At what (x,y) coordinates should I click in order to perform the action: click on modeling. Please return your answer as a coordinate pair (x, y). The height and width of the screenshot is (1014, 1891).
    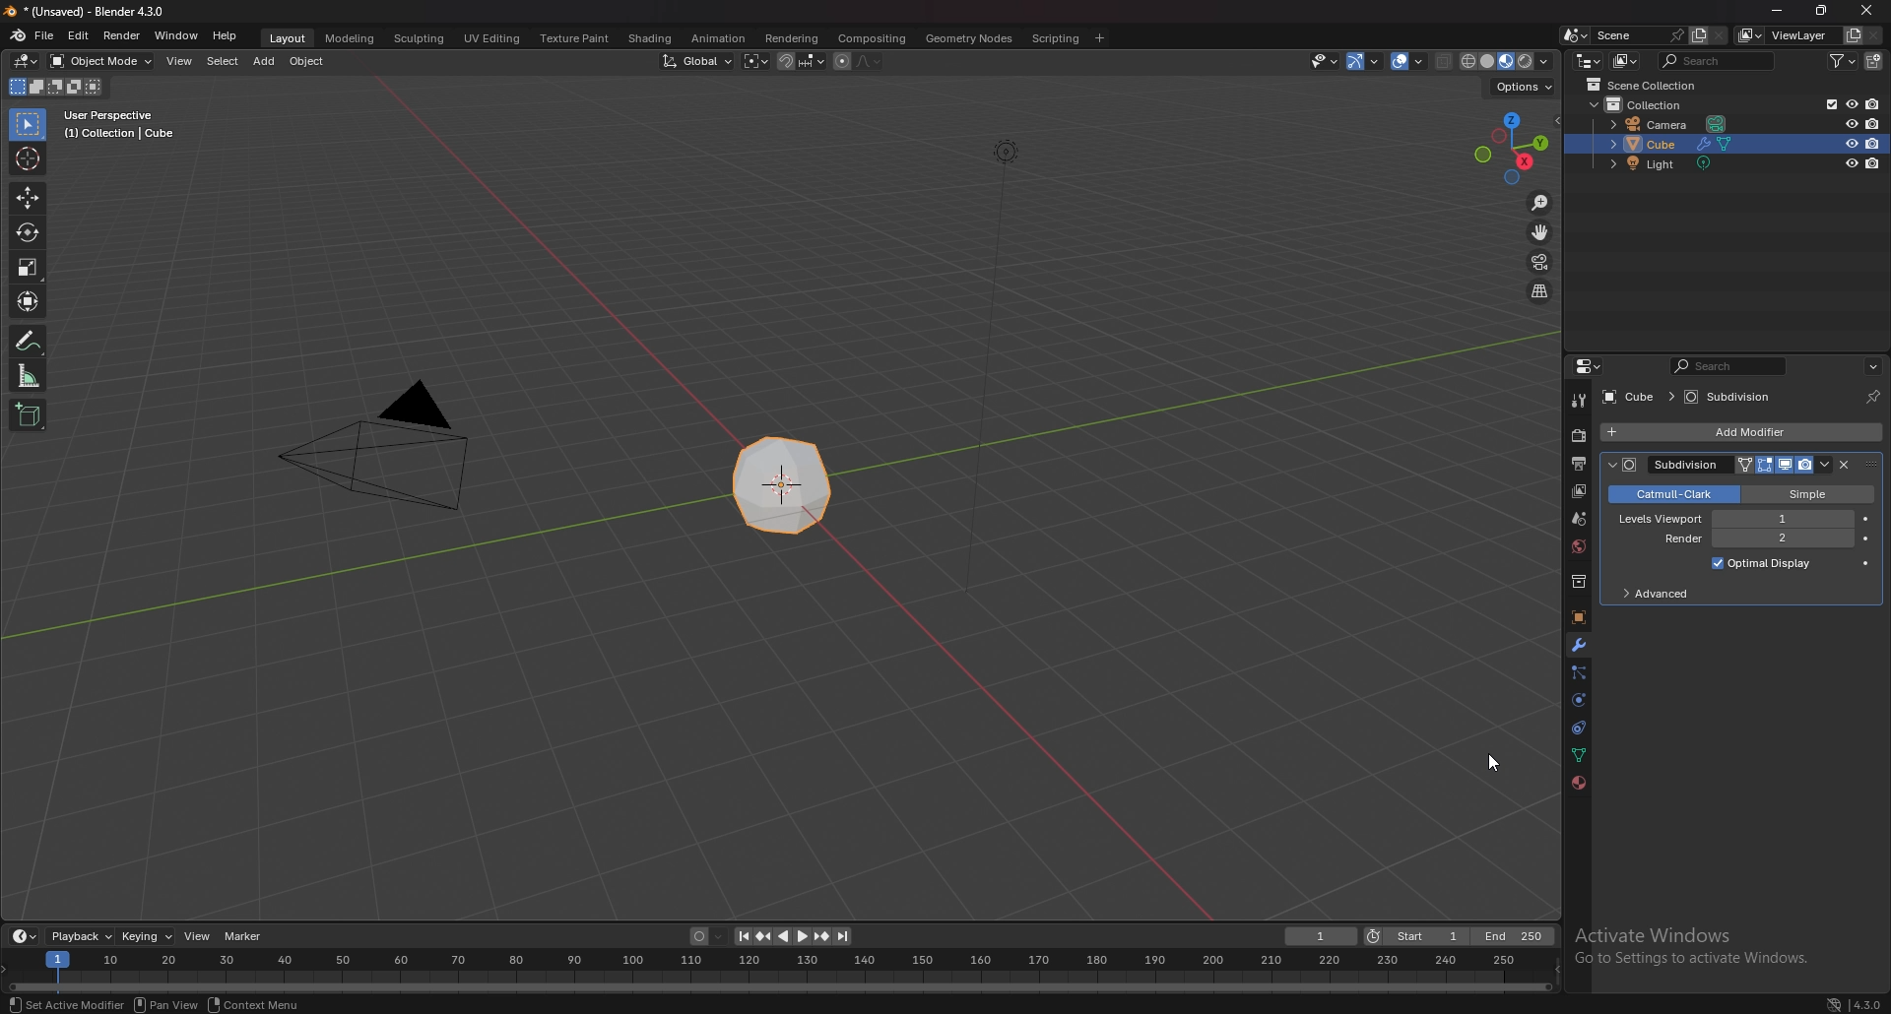
    Looking at the image, I should click on (352, 37).